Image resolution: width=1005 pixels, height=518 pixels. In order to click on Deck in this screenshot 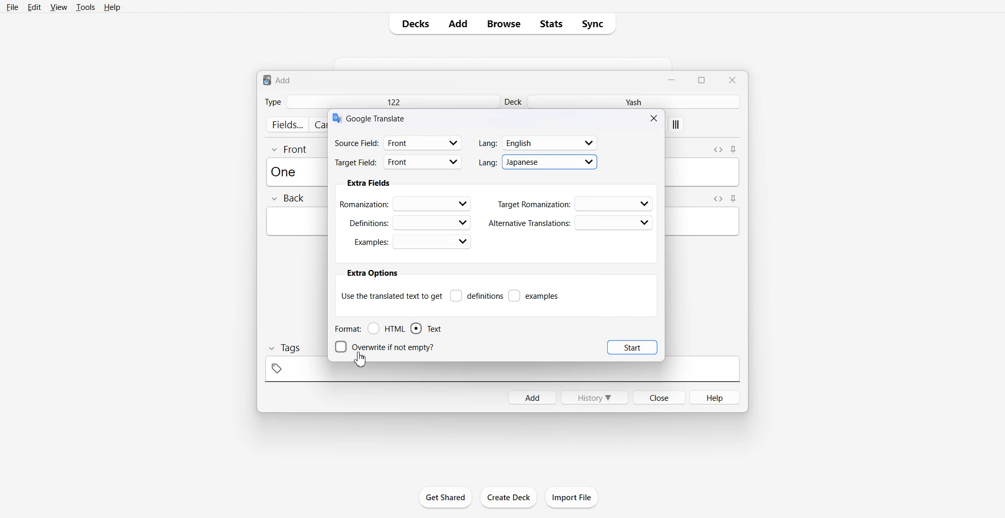, I will do `click(515, 102)`.